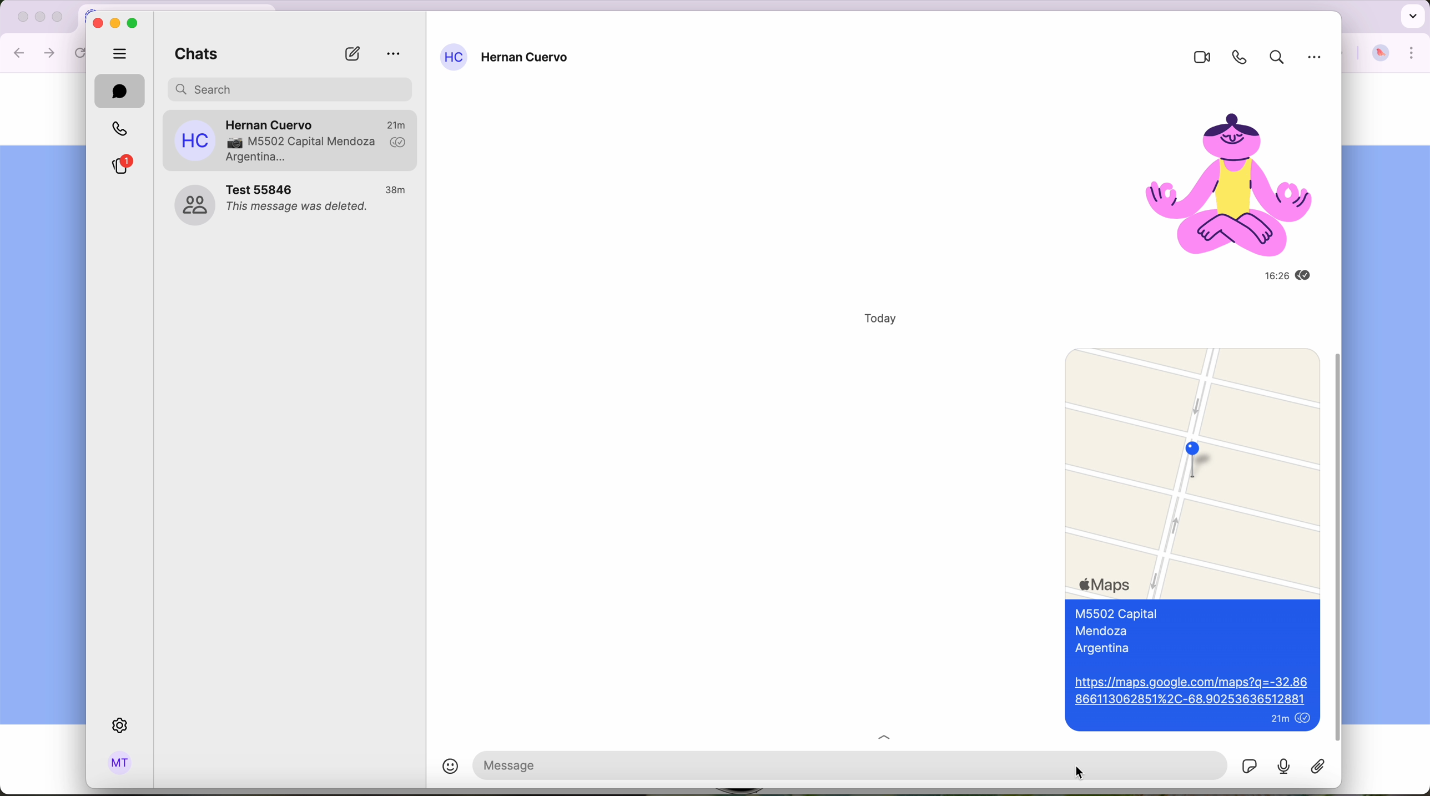  What do you see at coordinates (399, 143) in the screenshot?
I see `delivered` at bounding box center [399, 143].